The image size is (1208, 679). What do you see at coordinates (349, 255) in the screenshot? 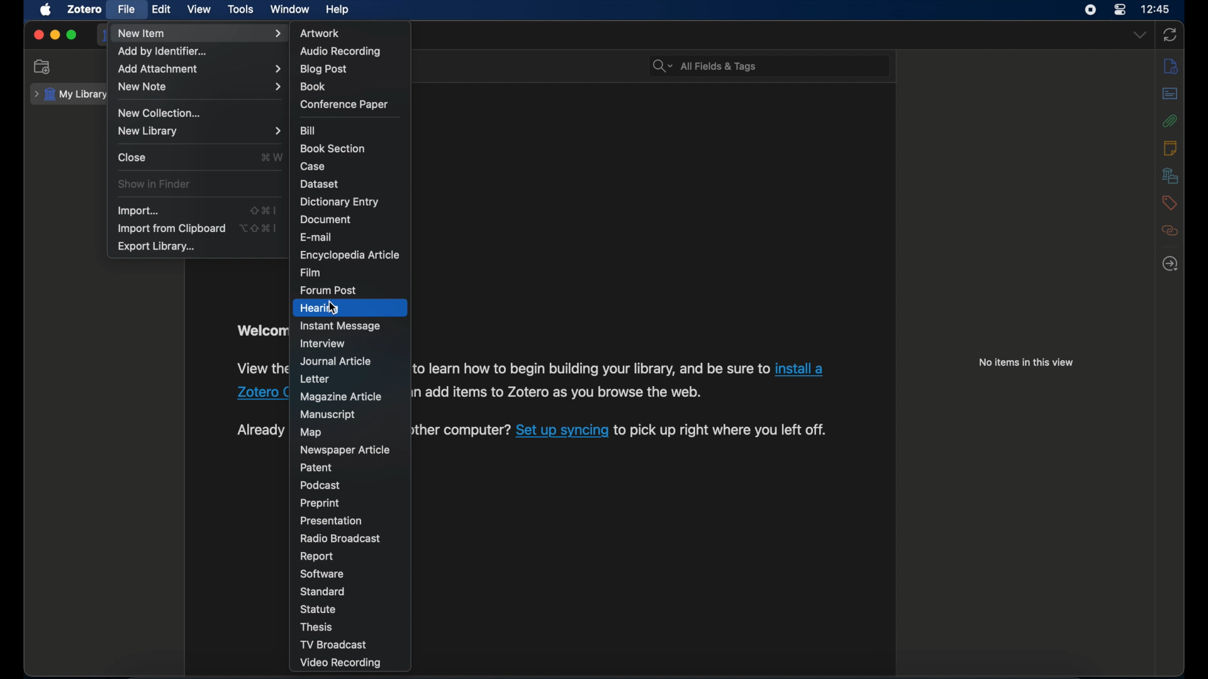
I see `encyclopedia article` at bounding box center [349, 255].